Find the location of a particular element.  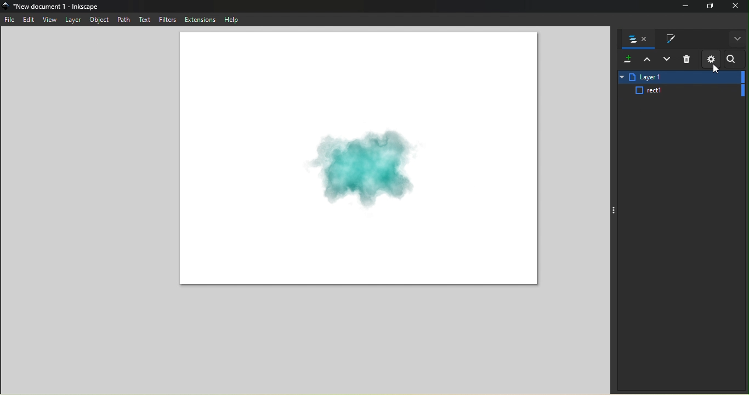

Layer is located at coordinates (679, 77).